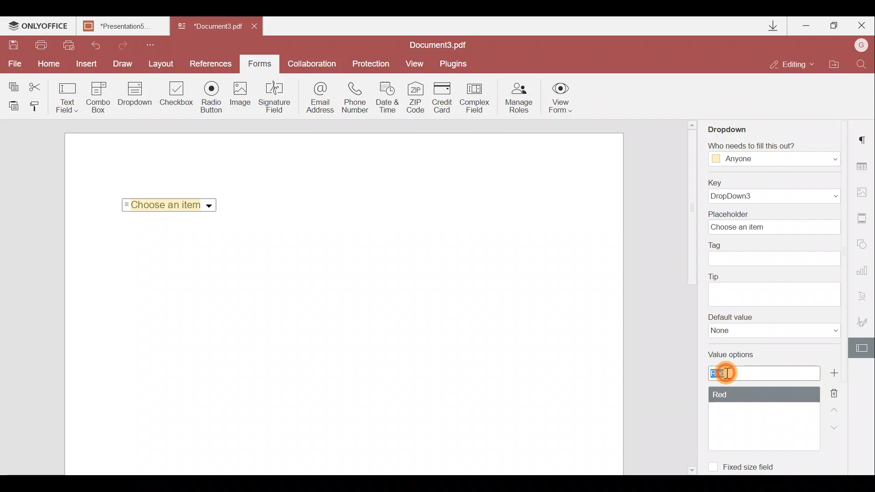 The height and width of the screenshot is (492, 875). Describe the element at coordinates (125, 64) in the screenshot. I see `Draw` at that location.